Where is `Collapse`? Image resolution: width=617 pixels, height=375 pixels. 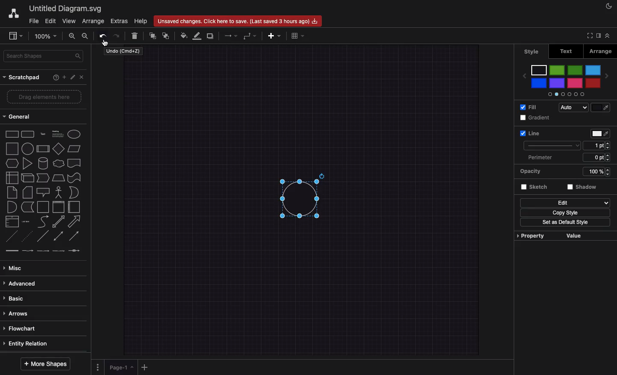
Collapse is located at coordinates (609, 35).